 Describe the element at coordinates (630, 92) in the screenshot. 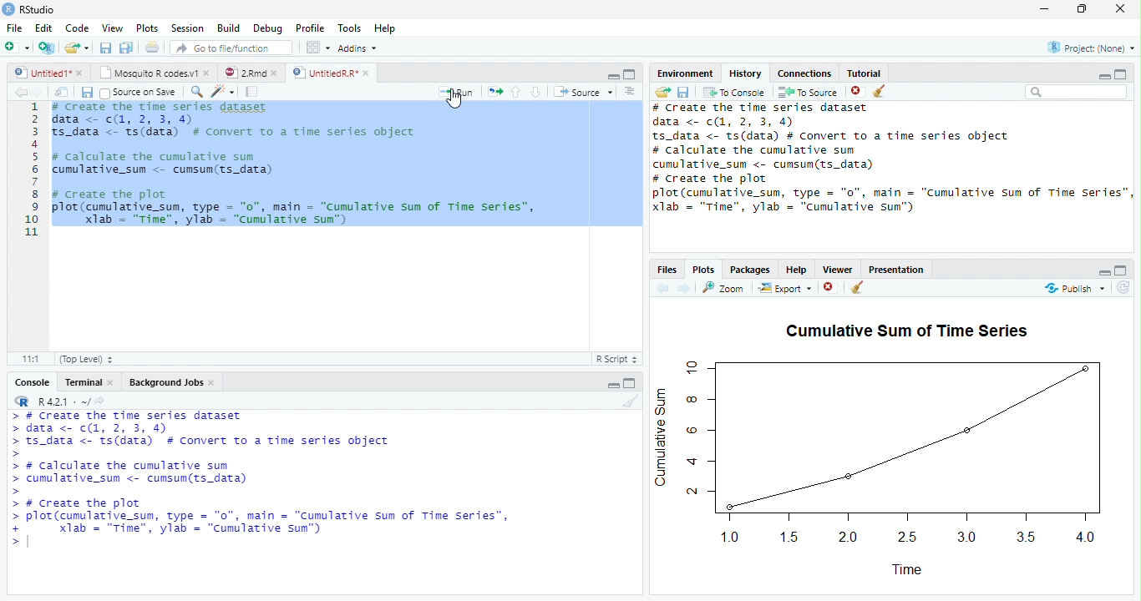

I see `Alignment` at that location.